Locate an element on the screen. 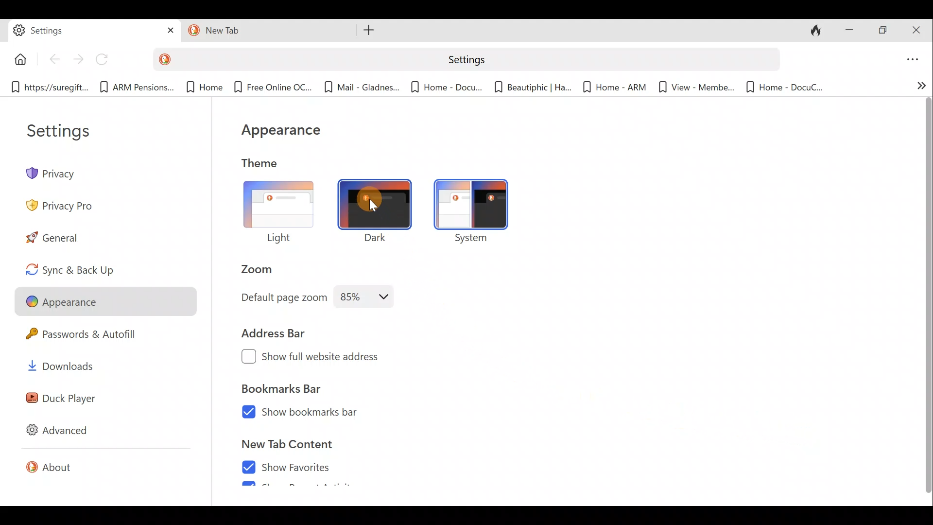  Theme is located at coordinates (271, 166).